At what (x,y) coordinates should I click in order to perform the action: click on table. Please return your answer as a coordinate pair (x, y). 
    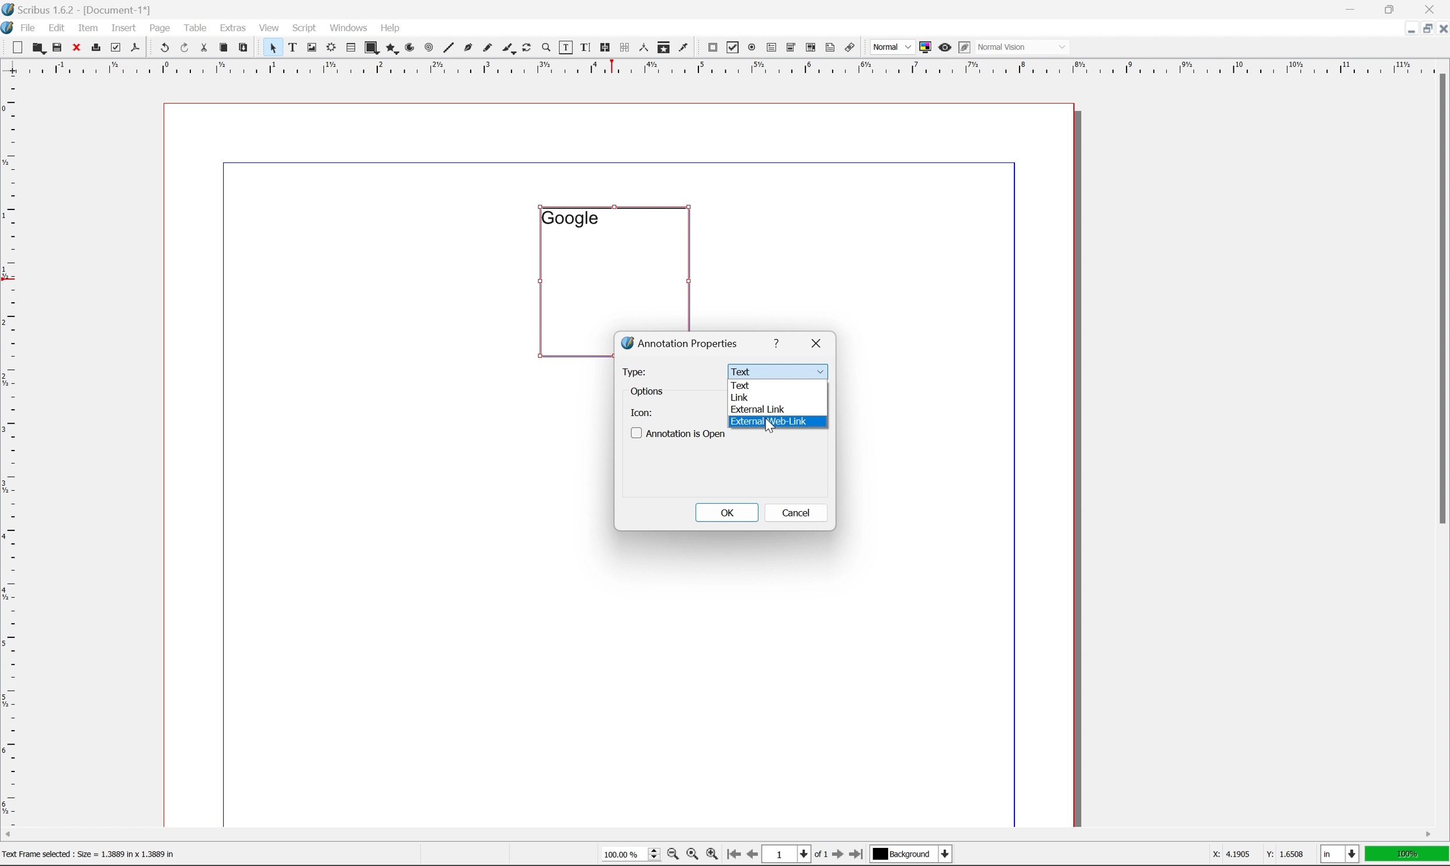
    Looking at the image, I should click on (350, 48).